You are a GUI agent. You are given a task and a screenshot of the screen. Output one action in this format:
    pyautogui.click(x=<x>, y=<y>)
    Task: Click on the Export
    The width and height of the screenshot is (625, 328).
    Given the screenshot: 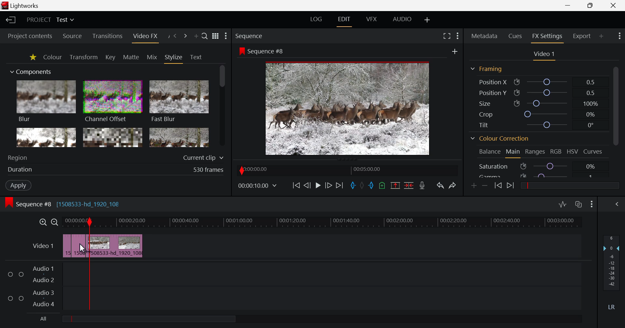 What is the action you would take?
    pyautogui.click(x=582, y=36)
    